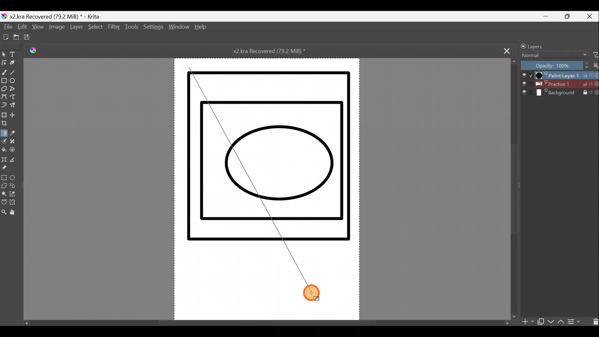  Describe the element at coordinates (76, 28) in the screenshot. I see `Layer` at that location.